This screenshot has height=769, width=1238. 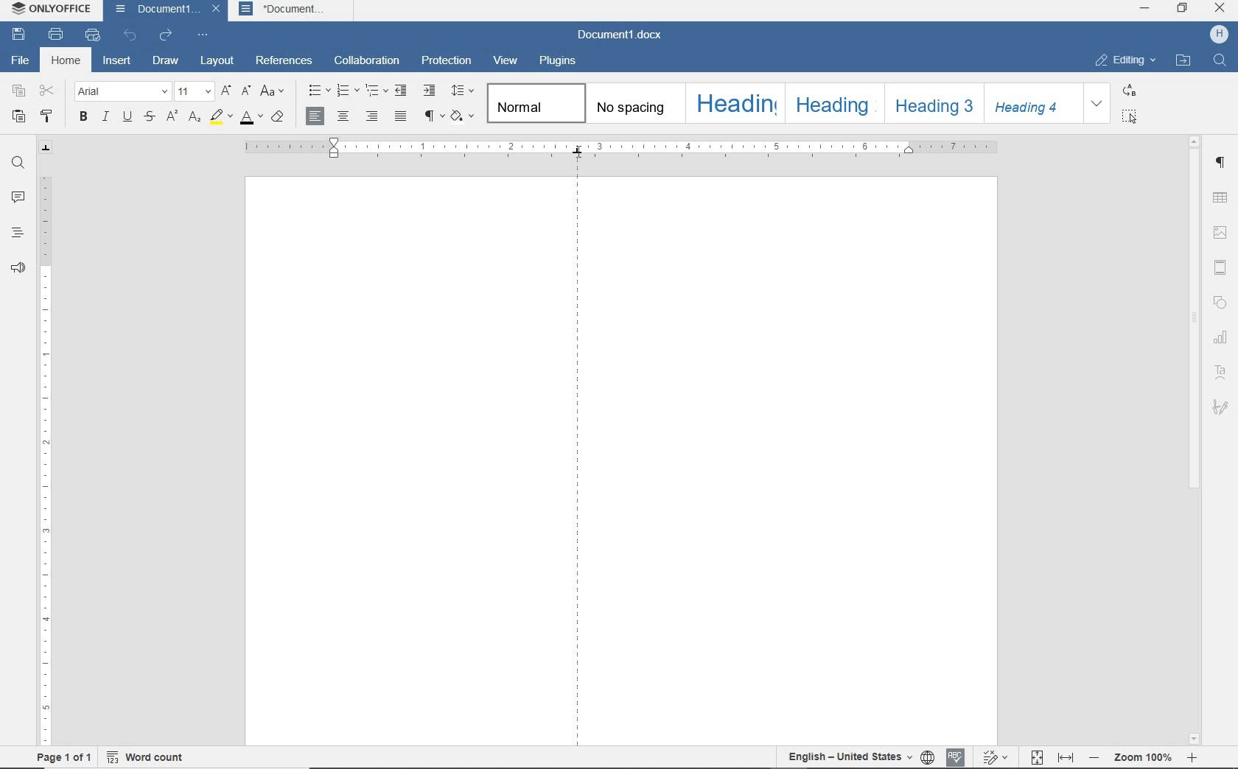 I want to click on REDO, so click(x=164, y=35).